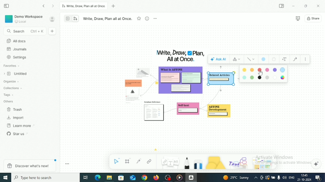  What do you see at coordinates (191, 177) in the screenshot?
I see `Affine` at bounding box center [191, 177].